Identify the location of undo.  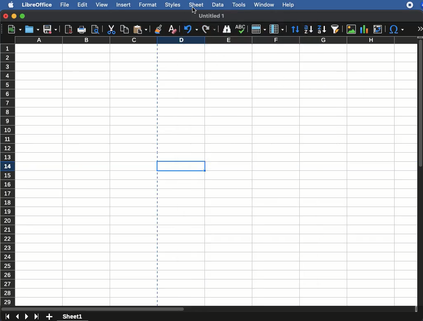
(190, 29).